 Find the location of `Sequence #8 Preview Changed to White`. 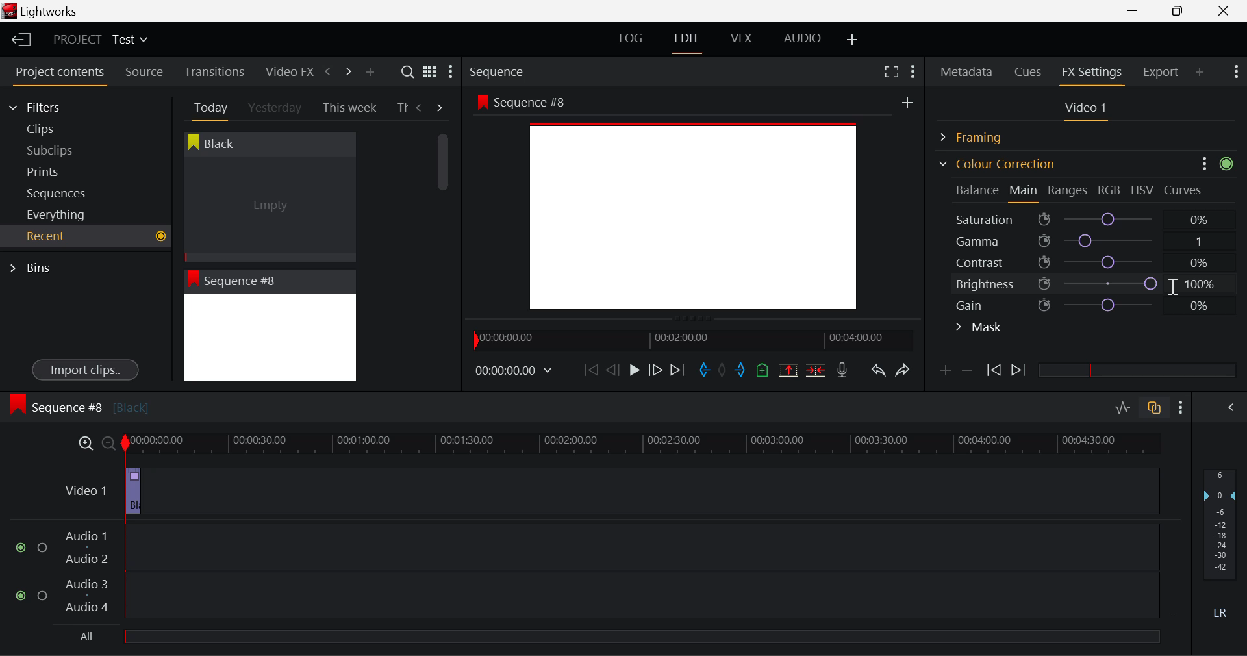

Sequence #8 Preview Changed to White is located at coordinates (270, 325).